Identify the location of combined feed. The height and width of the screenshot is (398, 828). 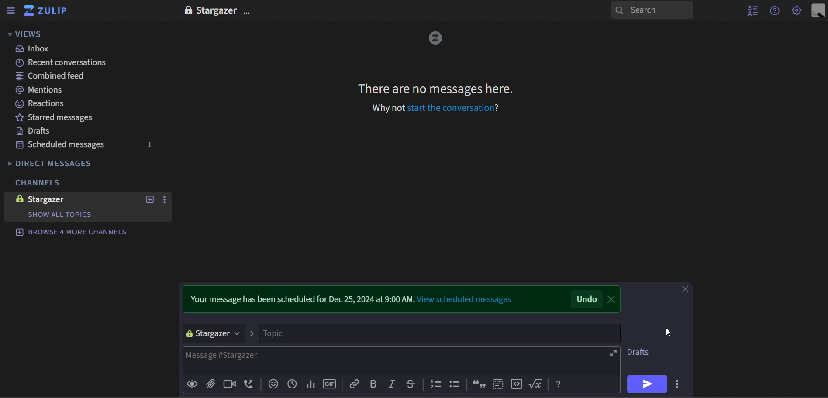
(62, 76).